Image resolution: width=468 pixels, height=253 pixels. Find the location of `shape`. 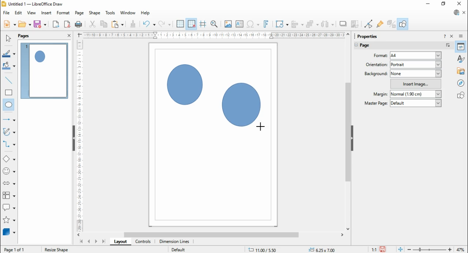

shape is located at coordinates (94, 13).